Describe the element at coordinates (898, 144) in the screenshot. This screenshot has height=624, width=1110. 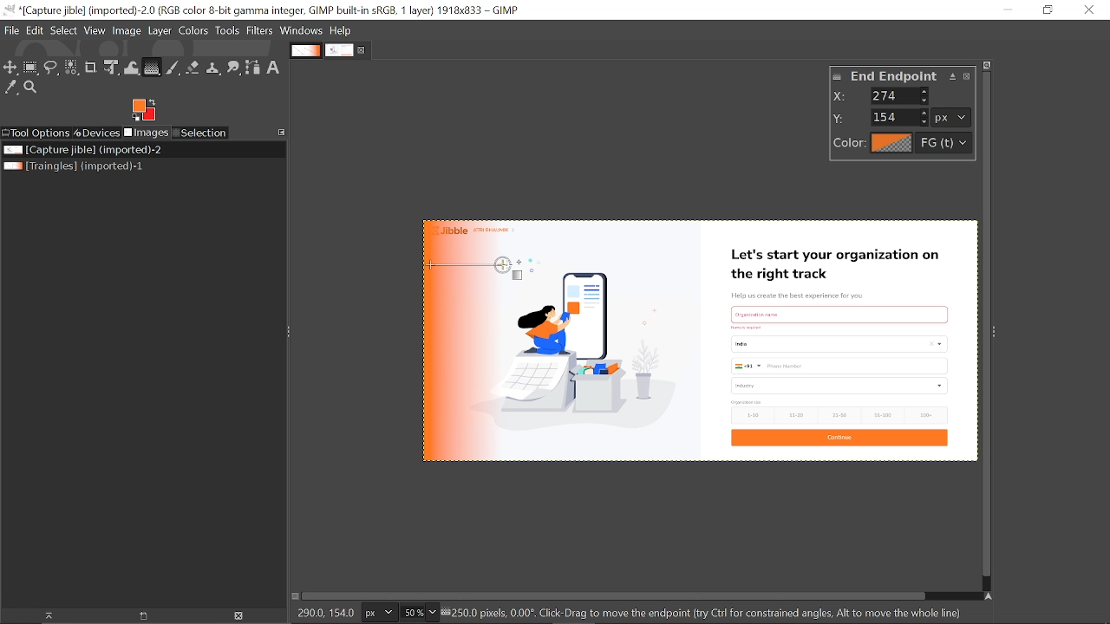
I see `color` at that location.